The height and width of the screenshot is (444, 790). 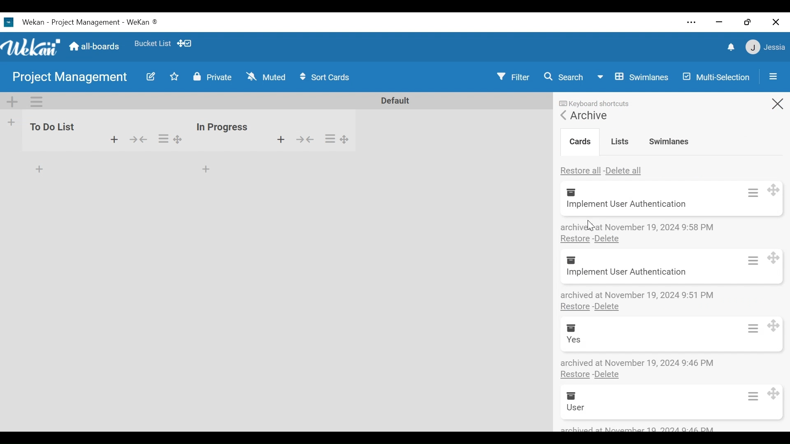 What do you see at coordinates (186, 44) in the screenshot?
I see `Show Desktop drag handles` at bounding box center [186, 44].